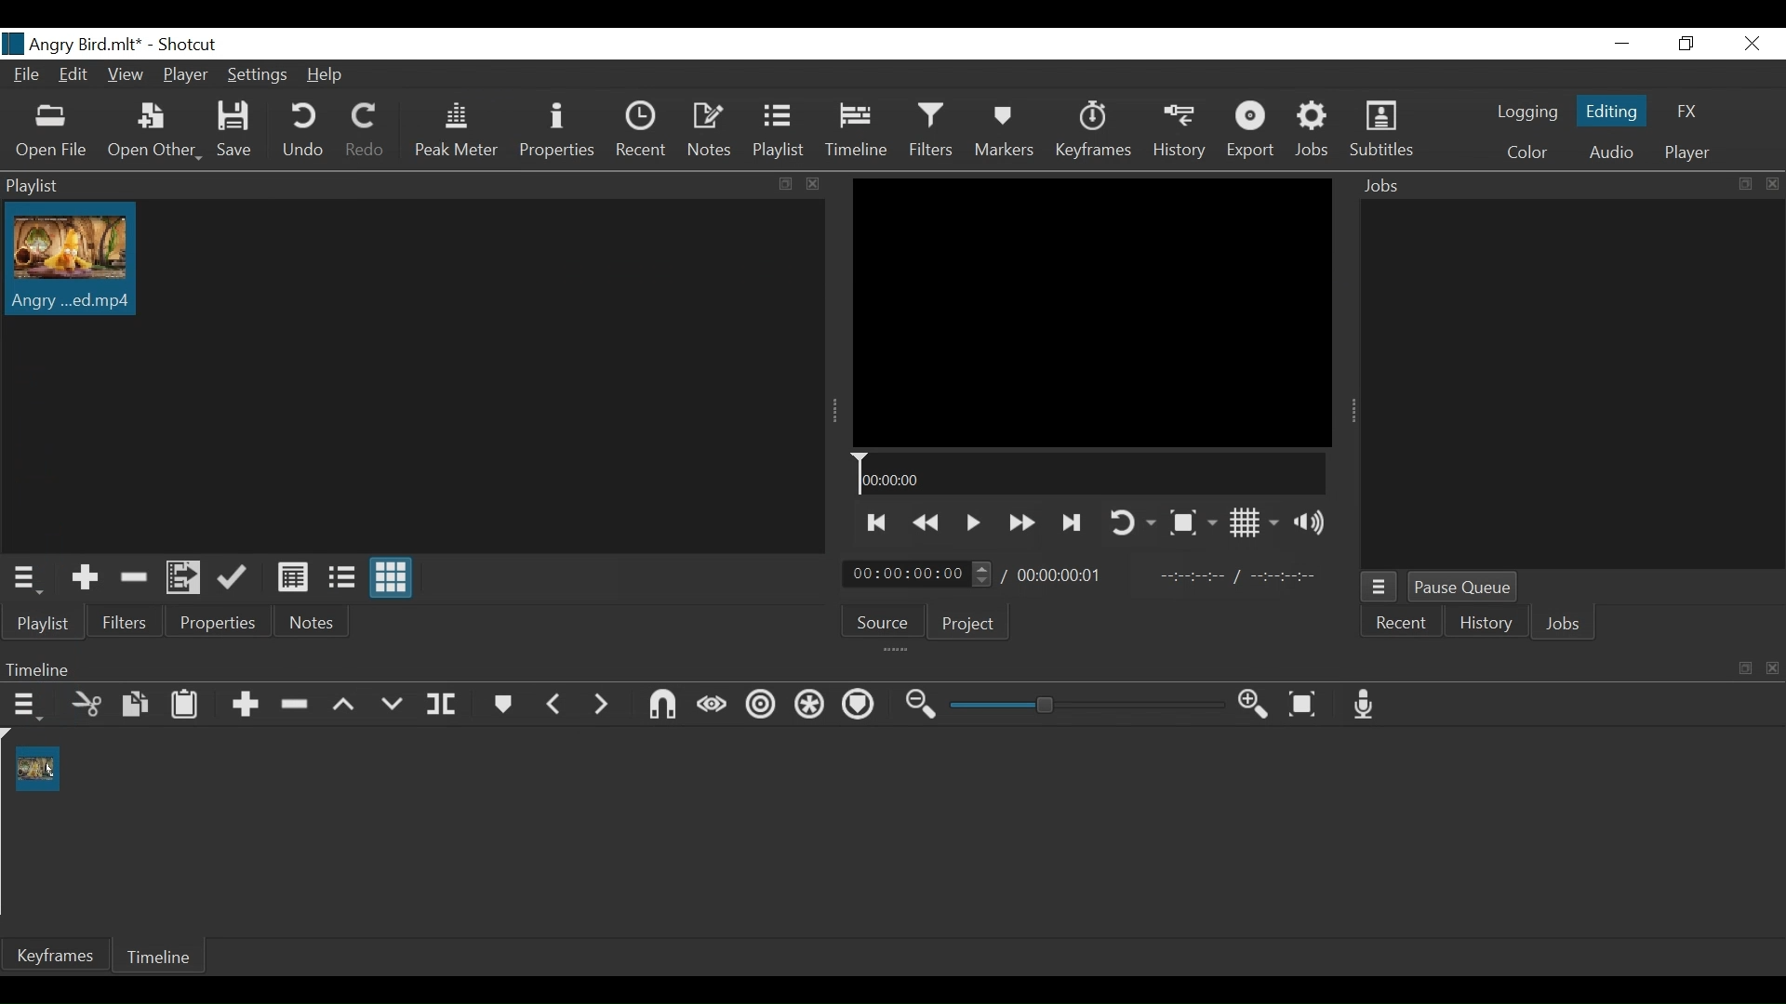  What do you see at coordinates (233, 130) in the screenshot?
I see `Save` at bounding box center [233, 130].